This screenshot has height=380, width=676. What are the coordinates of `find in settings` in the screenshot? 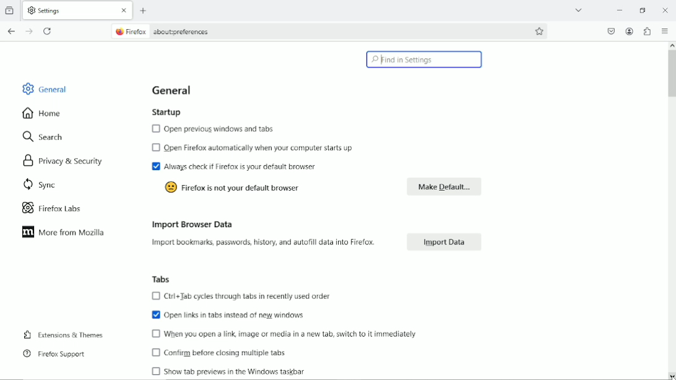 It's located at (424, 60).